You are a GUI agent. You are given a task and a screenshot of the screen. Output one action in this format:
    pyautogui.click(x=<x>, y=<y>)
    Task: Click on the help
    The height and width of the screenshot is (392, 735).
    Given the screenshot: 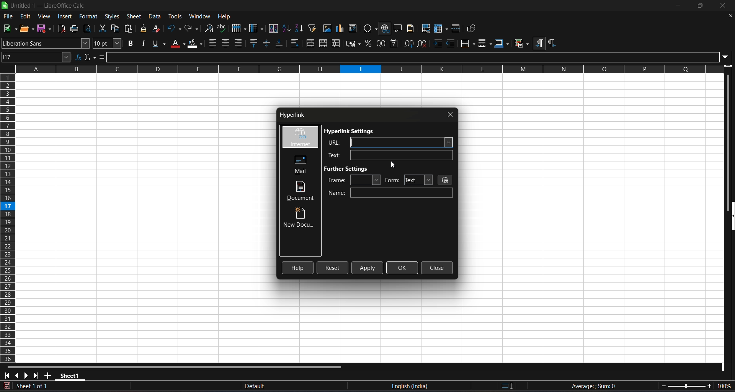 What is the action you would take?
    pyautogui.click(x=224, y=16)
    